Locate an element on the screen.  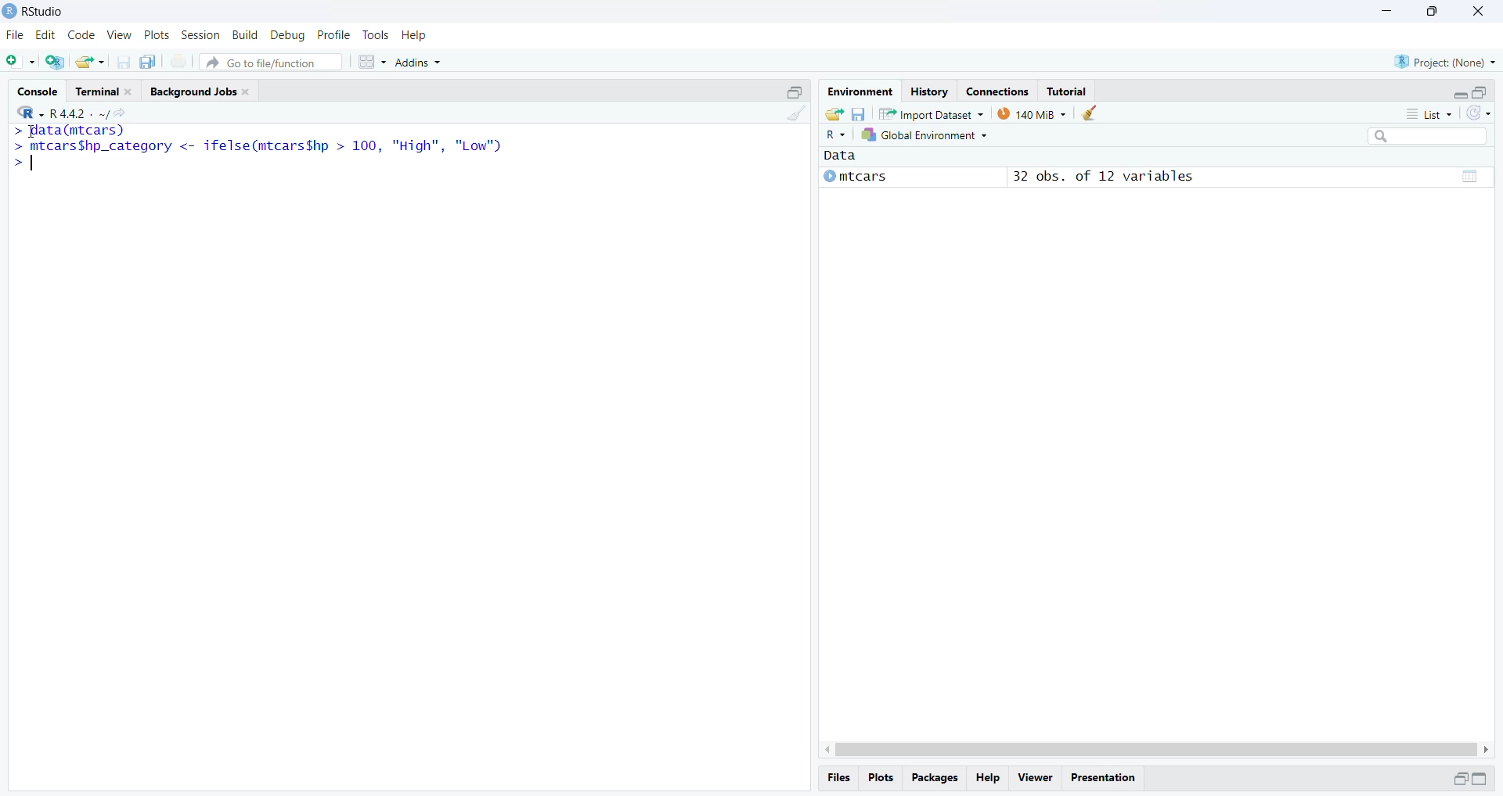
Environment is located at coordinates (860, 91).